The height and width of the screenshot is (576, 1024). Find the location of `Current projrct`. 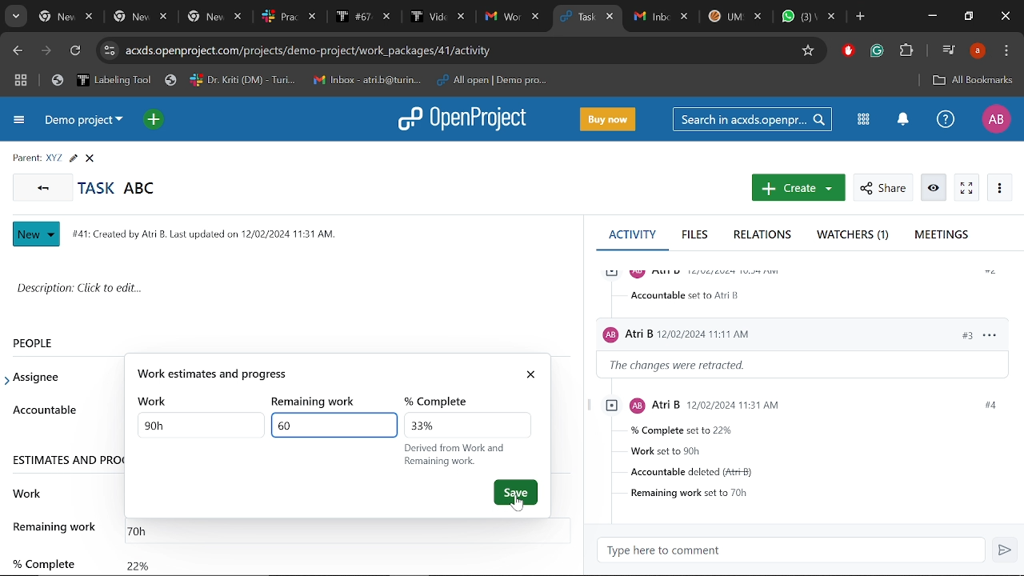

Current projrct is located at coordinates (86, 123).